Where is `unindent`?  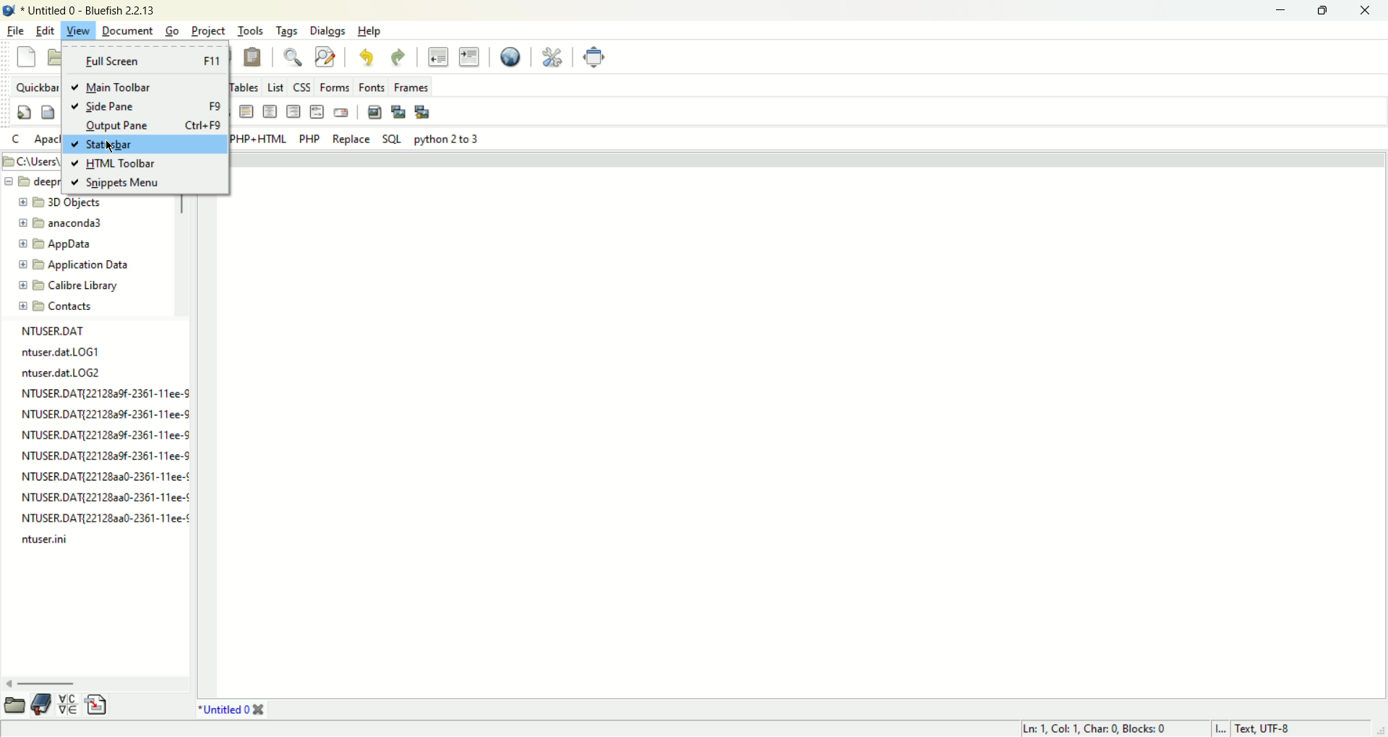 unindent is located at coordinates (438, 57).